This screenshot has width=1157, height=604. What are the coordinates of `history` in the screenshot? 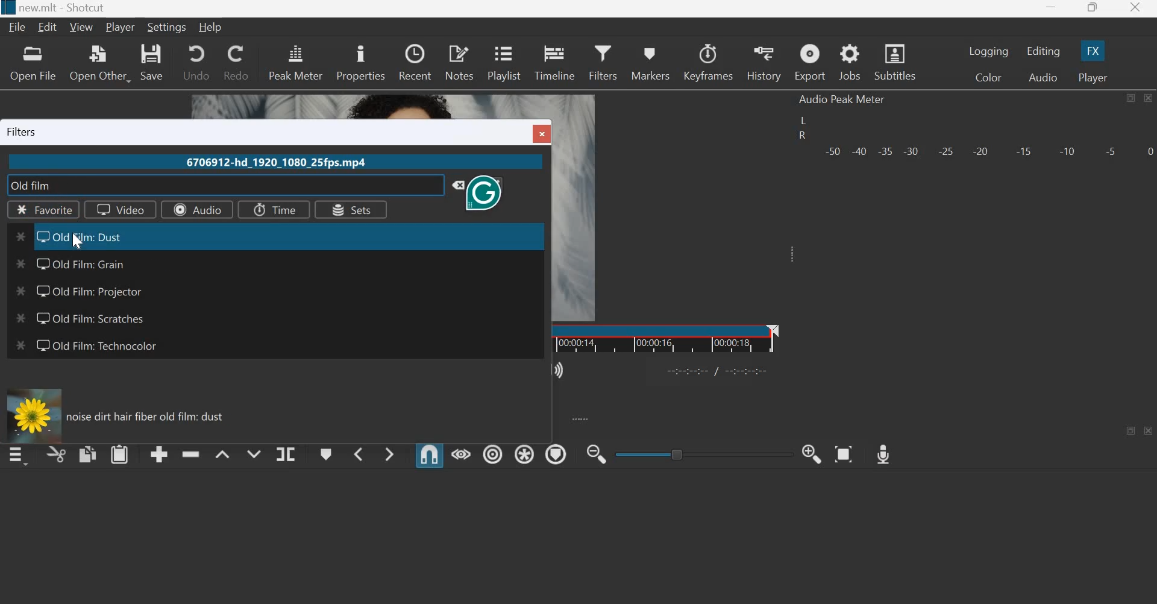 It's located at (763, 63).